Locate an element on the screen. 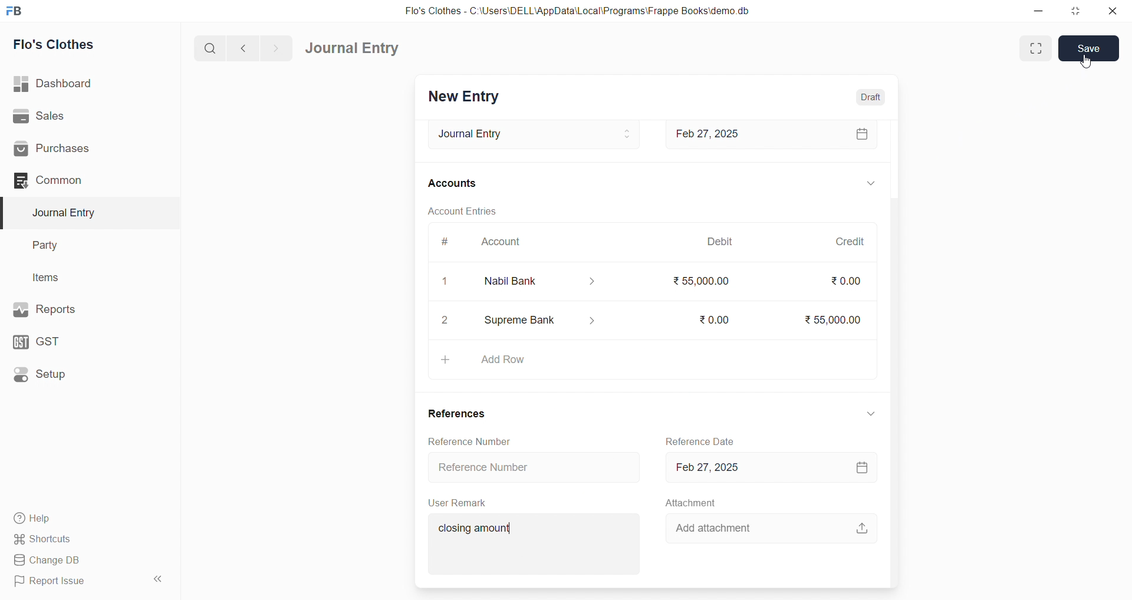 The height and width of the screenshot is (600, 1132). Common is located at coordinates (71, 181).